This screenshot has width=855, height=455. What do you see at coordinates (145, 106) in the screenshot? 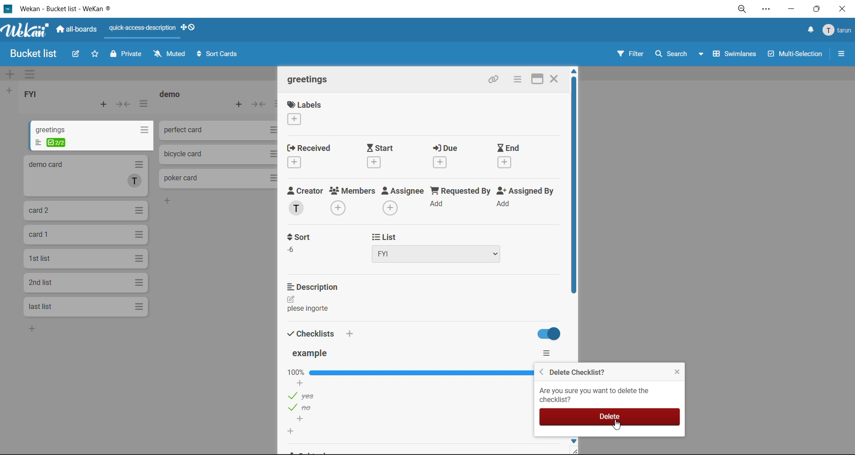
I see `list actions` at bounding box center [145, 106].